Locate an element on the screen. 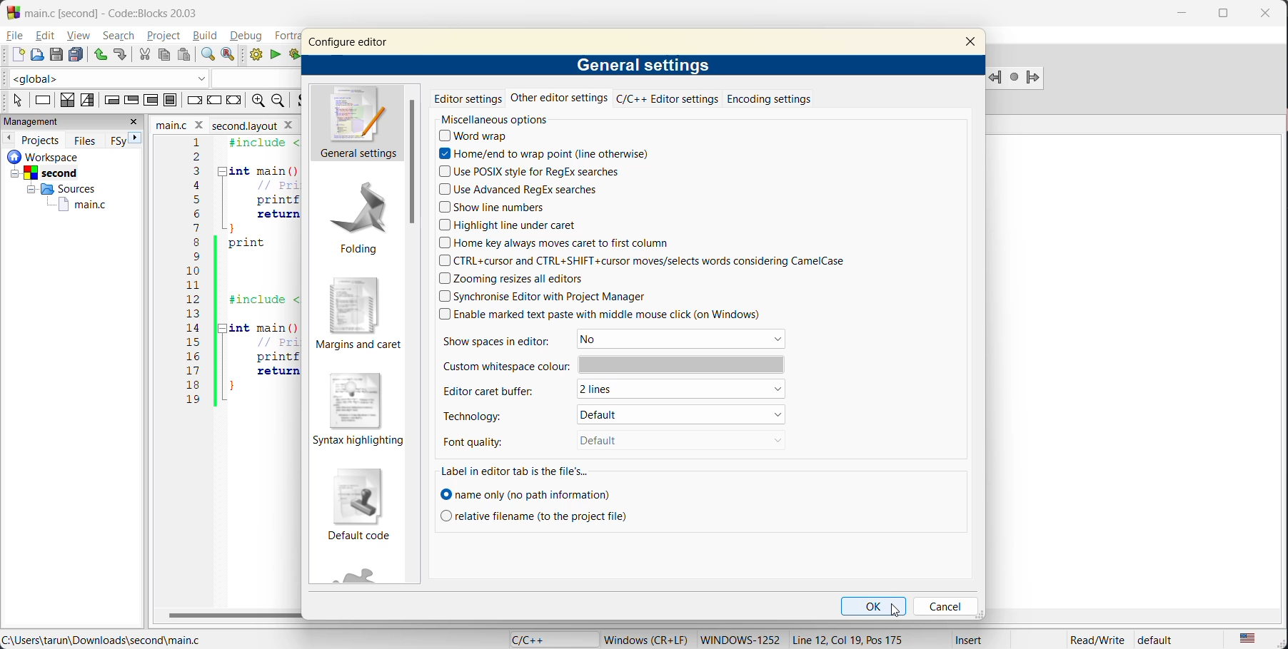 This screenshot has height=649, width=1288. code completion compiler is located at coordinates (146, 78).